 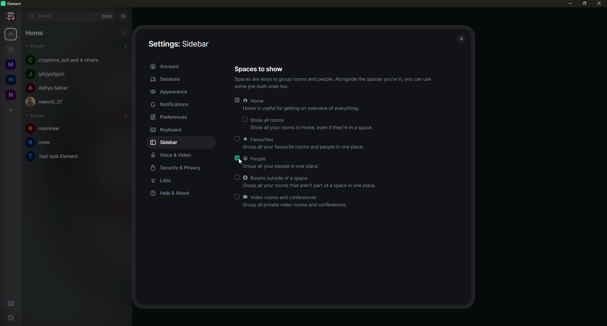 What do you see at coordinates (306, 143) in the screenshot?
I see `favorites` at bounding box center [306, 143].